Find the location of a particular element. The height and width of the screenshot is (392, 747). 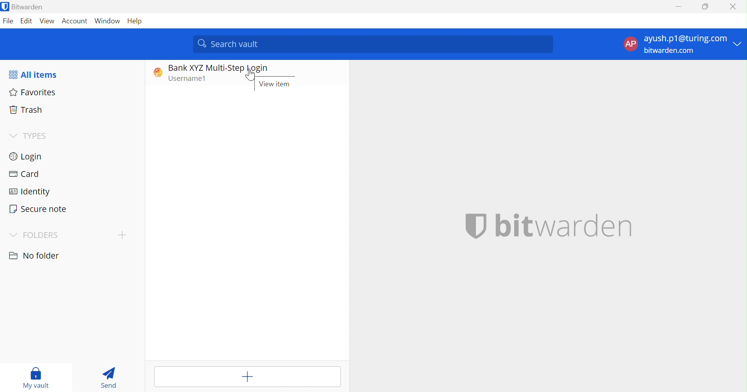

cursor is located at coordinates (250, 77).